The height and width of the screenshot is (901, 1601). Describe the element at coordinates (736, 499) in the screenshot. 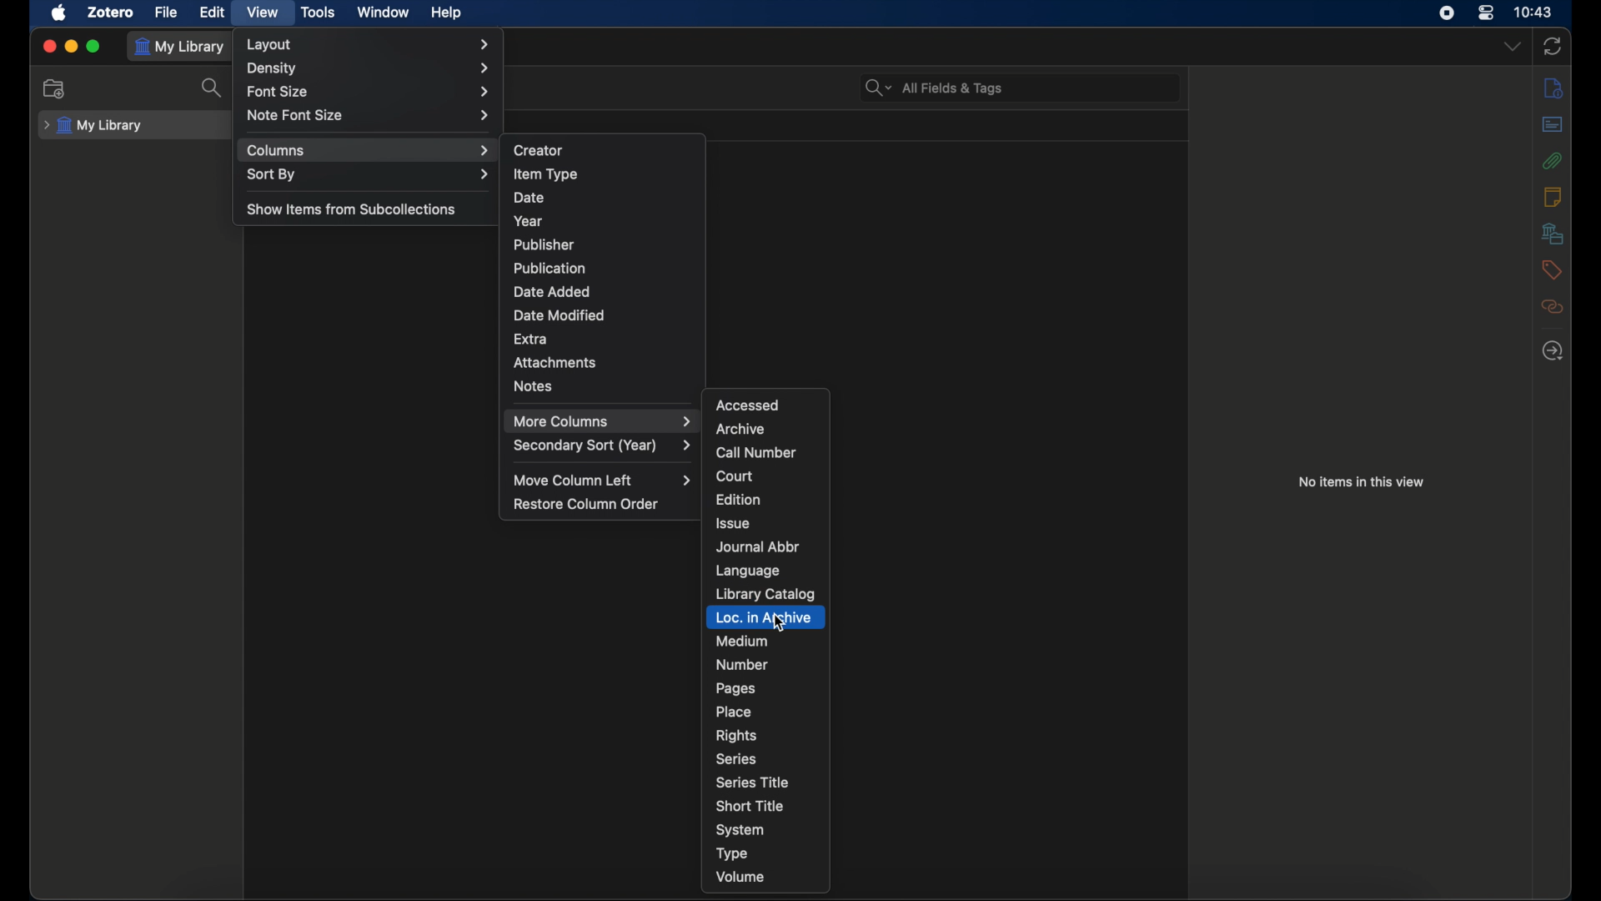

I see `edition` at that location.